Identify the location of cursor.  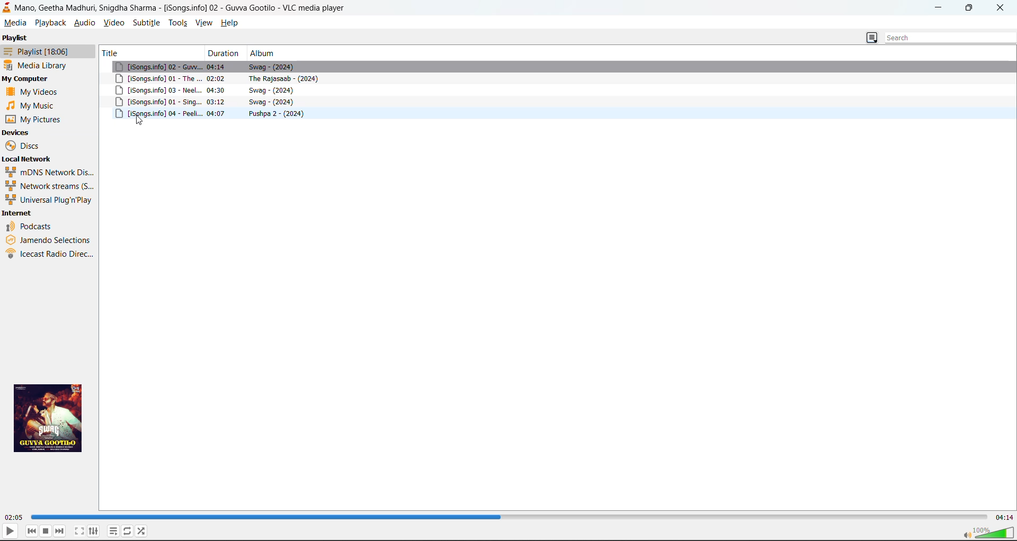
(139, 120).